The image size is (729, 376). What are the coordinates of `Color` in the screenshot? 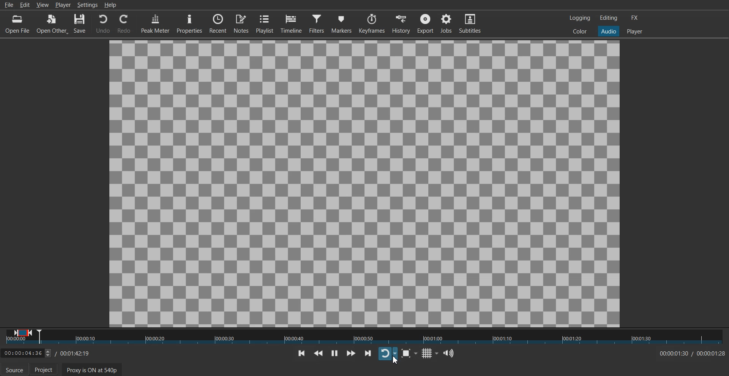 It's located at (580, 32).